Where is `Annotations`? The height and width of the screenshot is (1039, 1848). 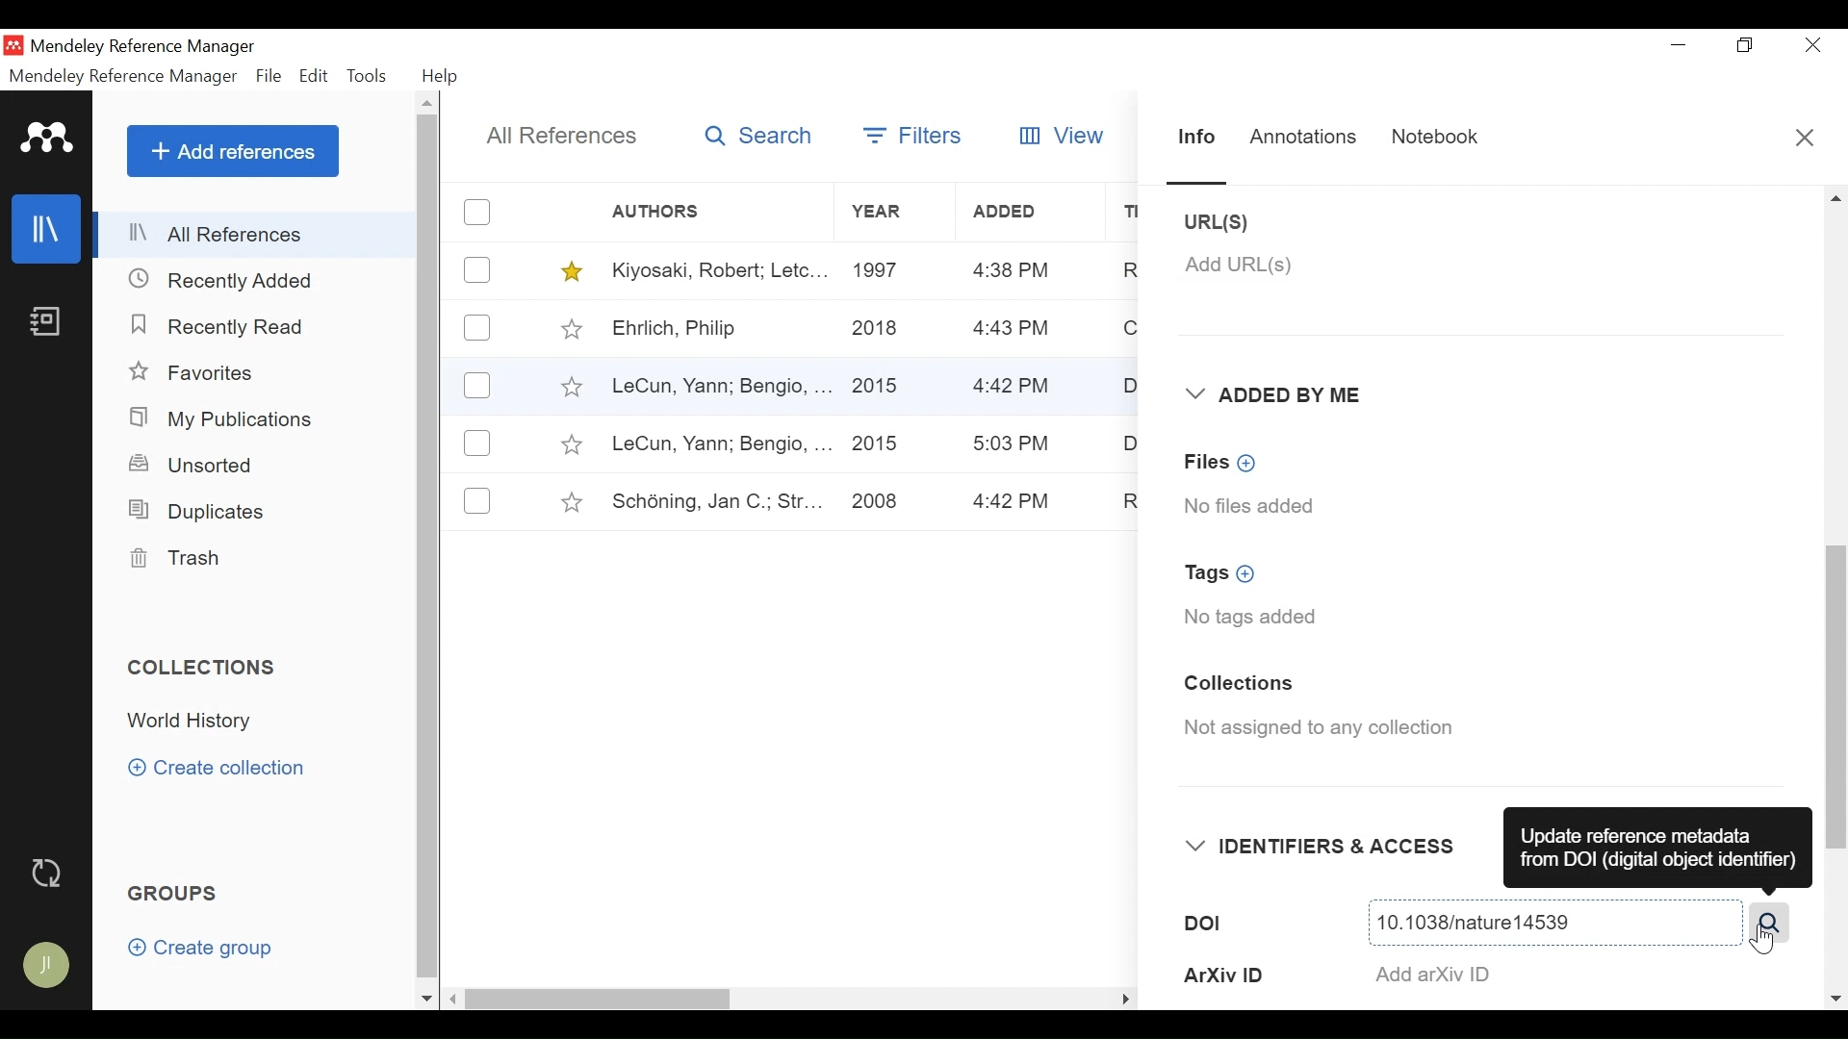
Annotations is located at coordinates (1303, 134).